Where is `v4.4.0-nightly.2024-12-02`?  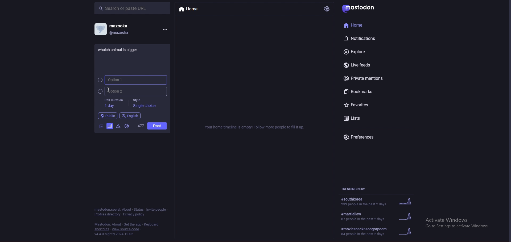 v4.4.0-nightly.2024-12-02 is located at coordinates (114, 234).